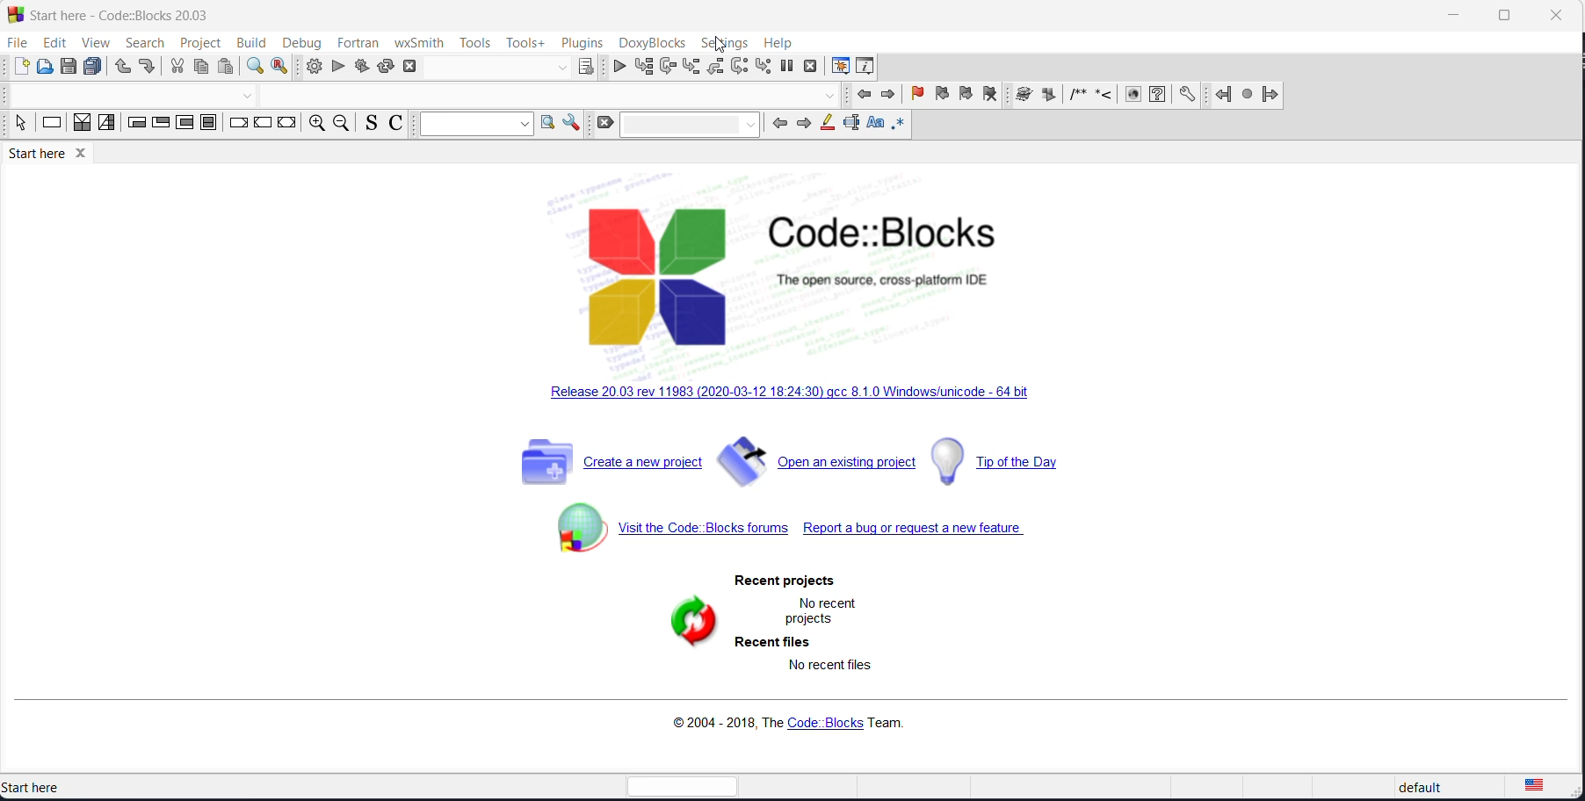  Describe the element at coordinates (286, 126) in the screenshot. I see `return instruction` at that location.